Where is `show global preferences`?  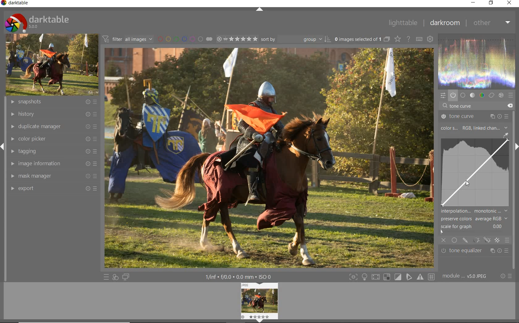 show global preferences is located at coordinates (430, 40).